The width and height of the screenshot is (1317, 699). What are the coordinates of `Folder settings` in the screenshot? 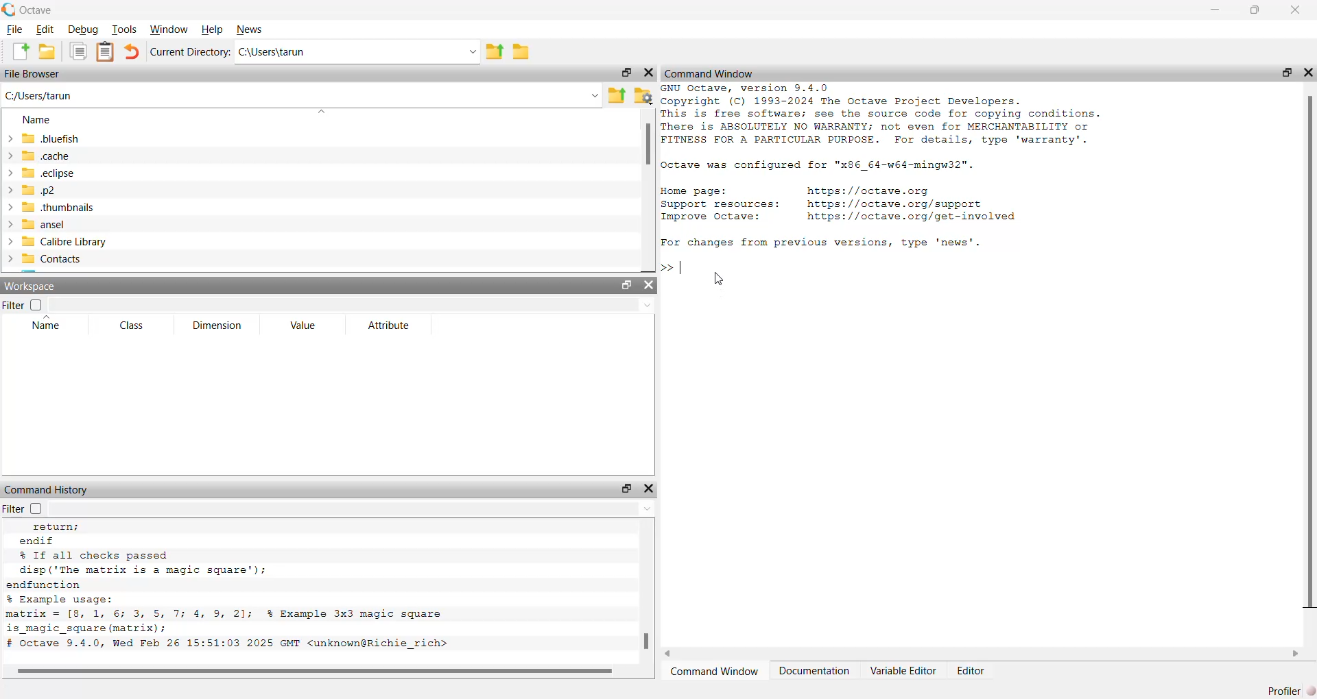 It's located at (643, 97).